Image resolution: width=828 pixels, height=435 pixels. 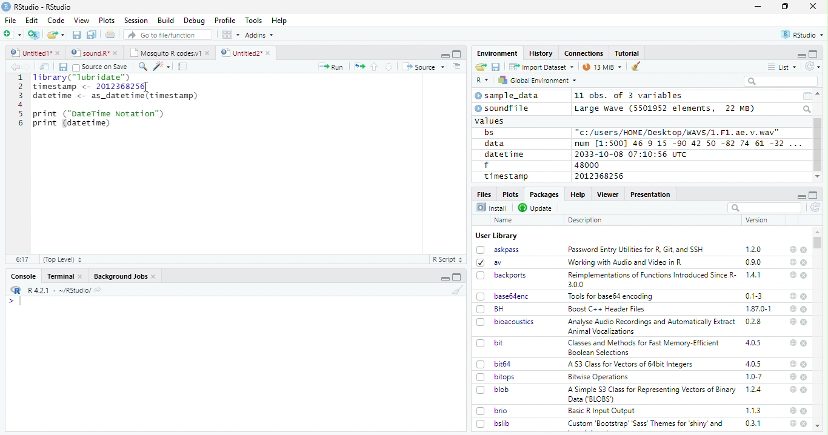 What do you see at coordinates (626, 262) in the screenshot?
I see `‘Working with Audio and Video inR` at bounding box center [626, 262].